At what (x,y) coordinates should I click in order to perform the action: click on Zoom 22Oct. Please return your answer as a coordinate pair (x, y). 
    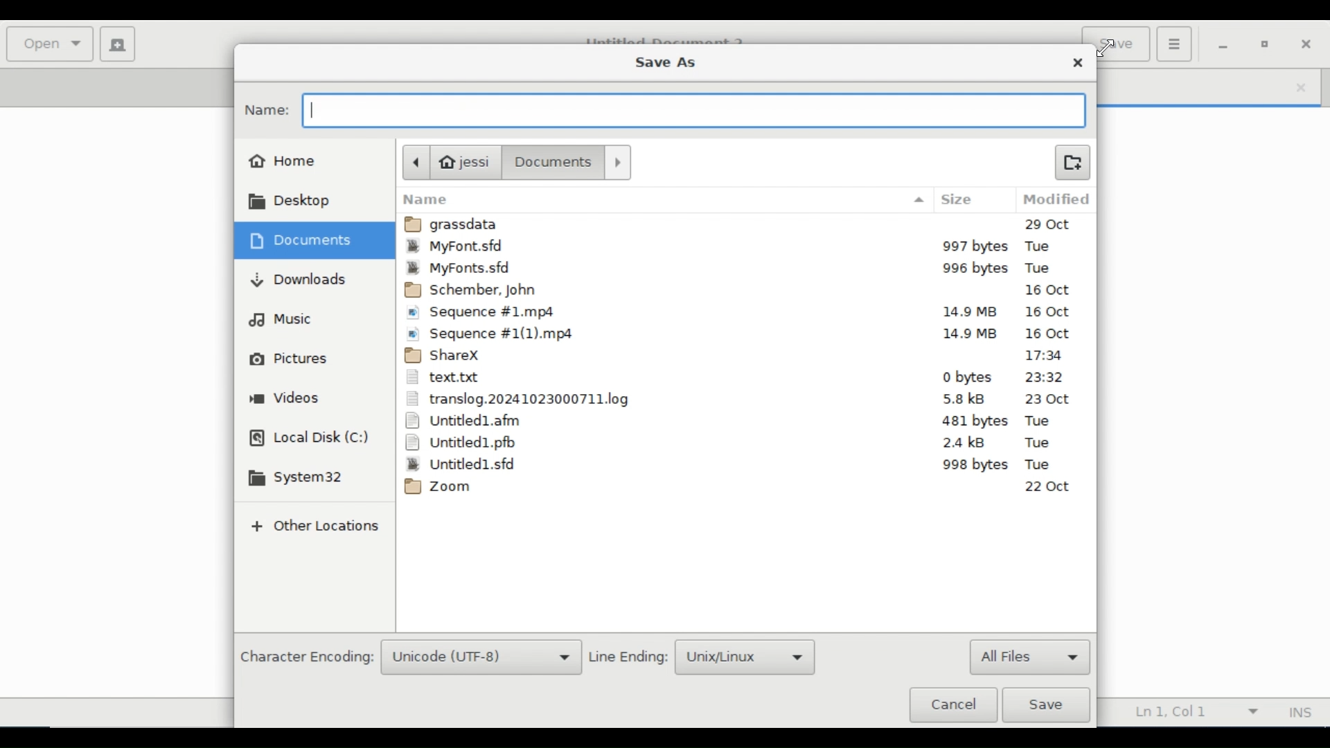
    Looking at the image, I should click on (740, 487).